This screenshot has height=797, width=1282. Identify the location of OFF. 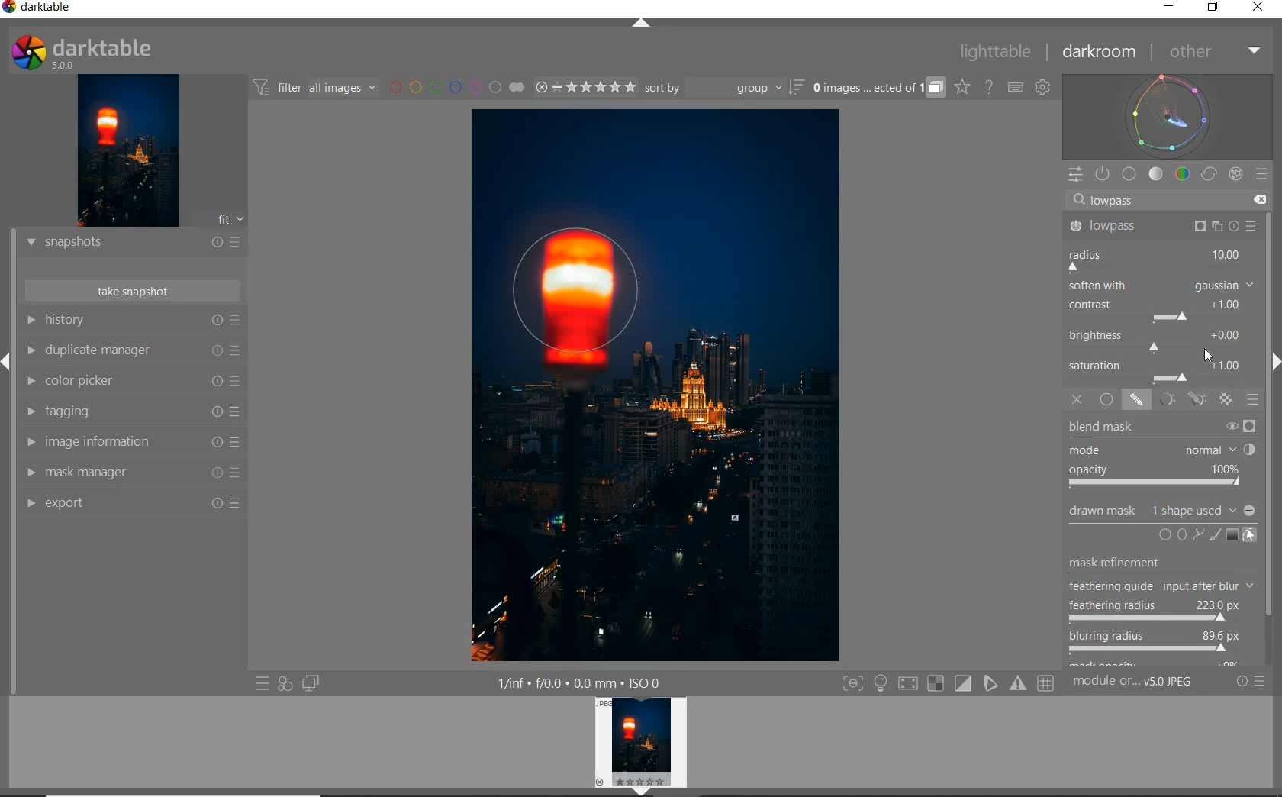
(1077, 400).